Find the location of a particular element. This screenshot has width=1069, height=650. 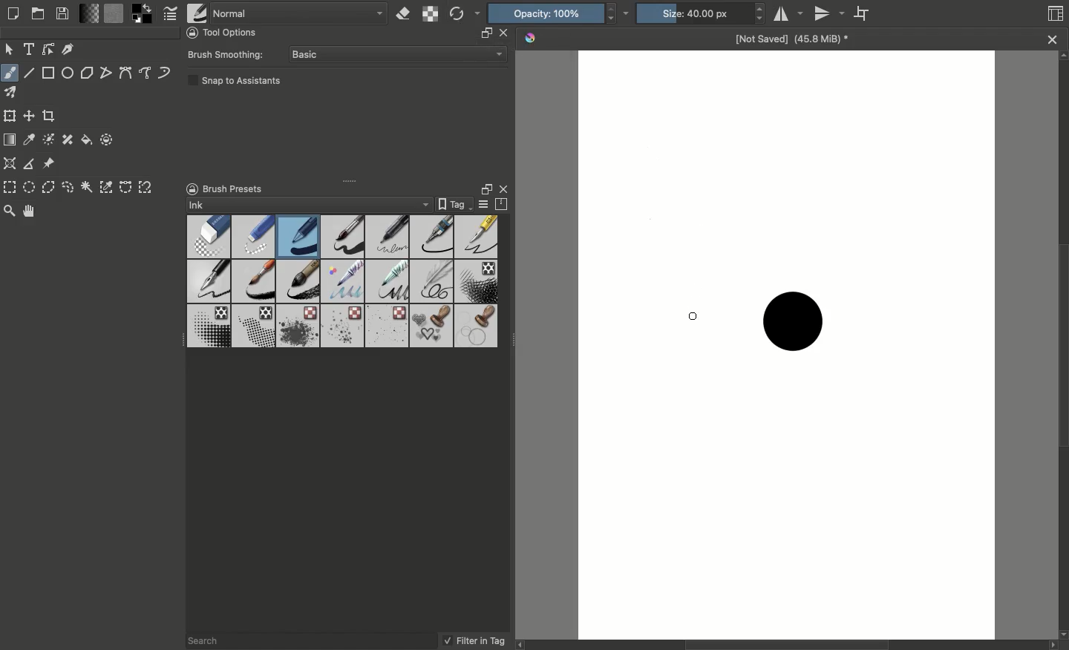

Zoom is located at coordinates (10, 211).